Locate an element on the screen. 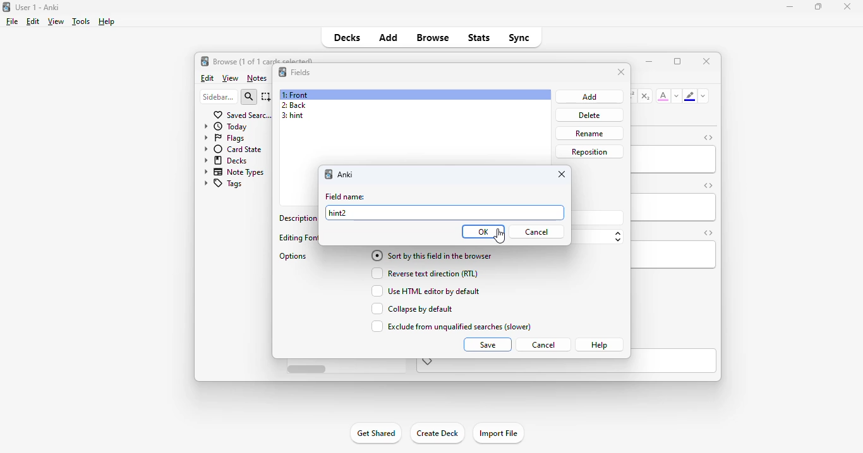 The width and height of the screenshot is (863, 453). maximize is located at coordinates (677, 61).